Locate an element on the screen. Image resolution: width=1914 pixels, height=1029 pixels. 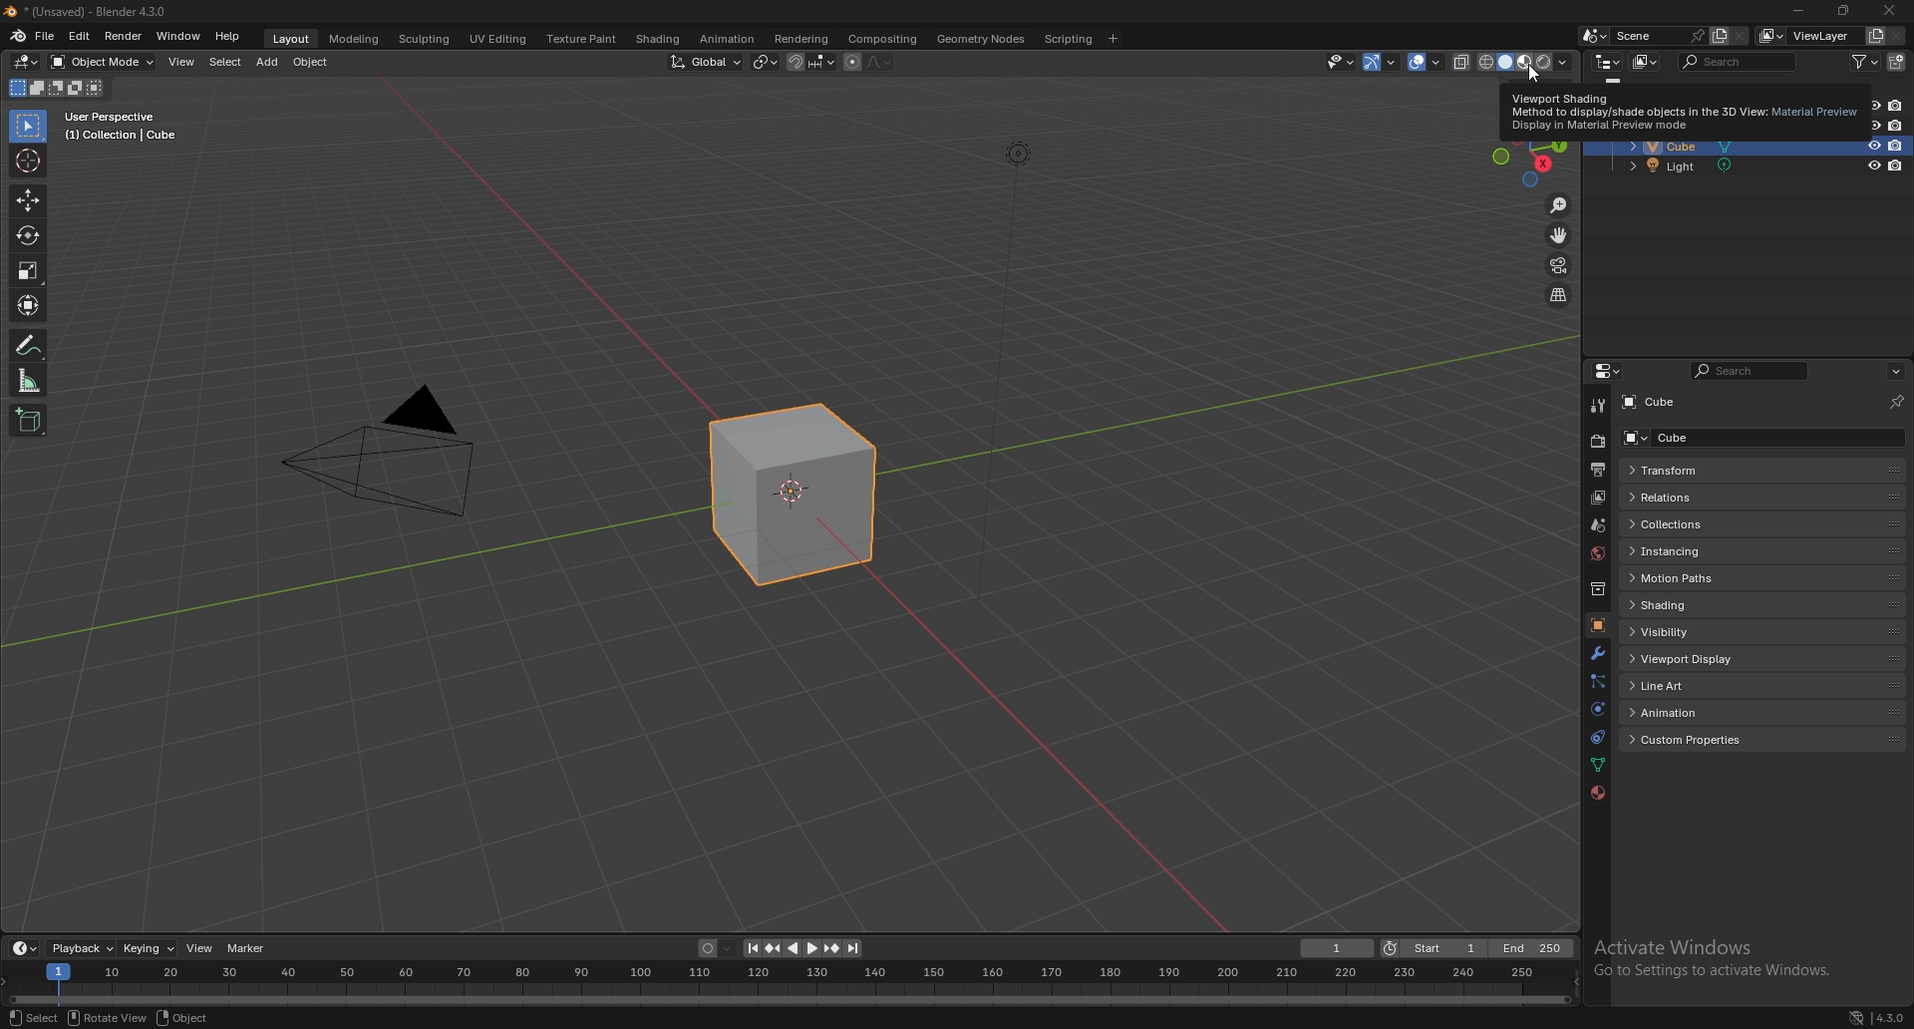
options is located at coordinates (1896, 371).